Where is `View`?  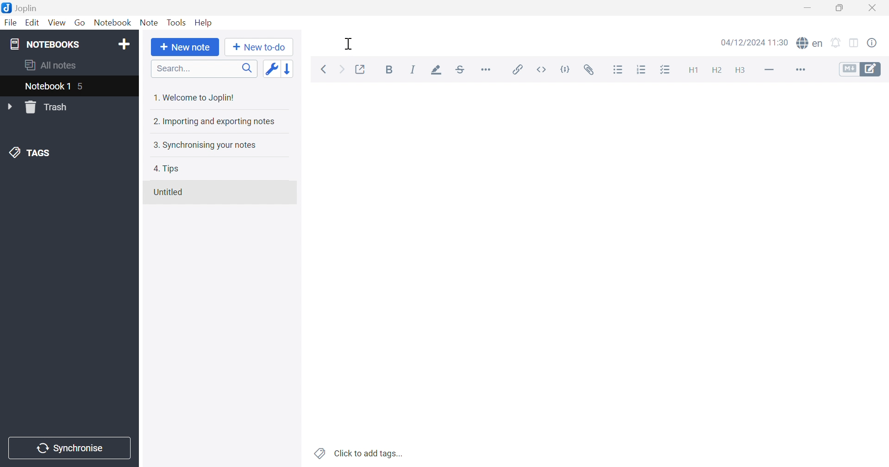
View is located at coordinates (56, 23).